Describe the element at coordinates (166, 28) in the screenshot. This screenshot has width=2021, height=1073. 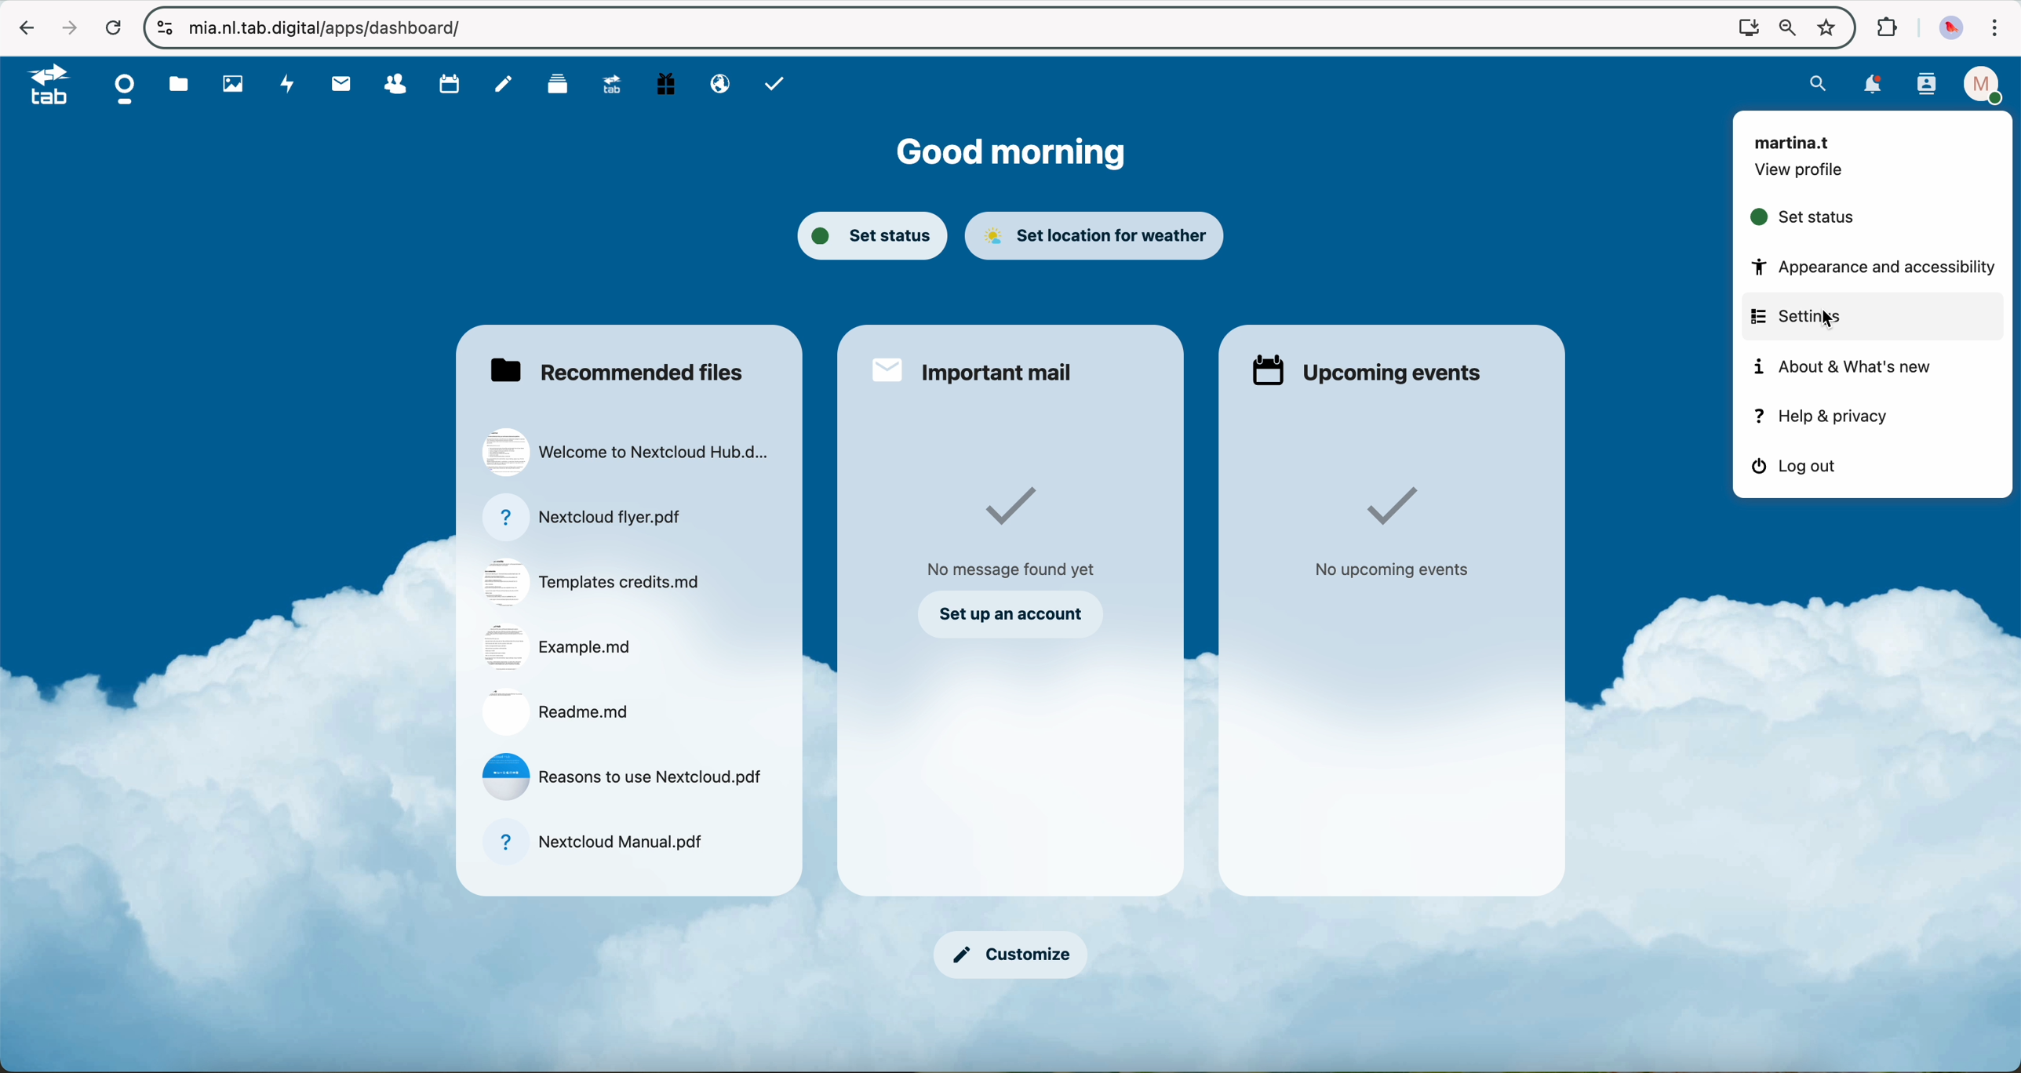
I see `controls` at that location.